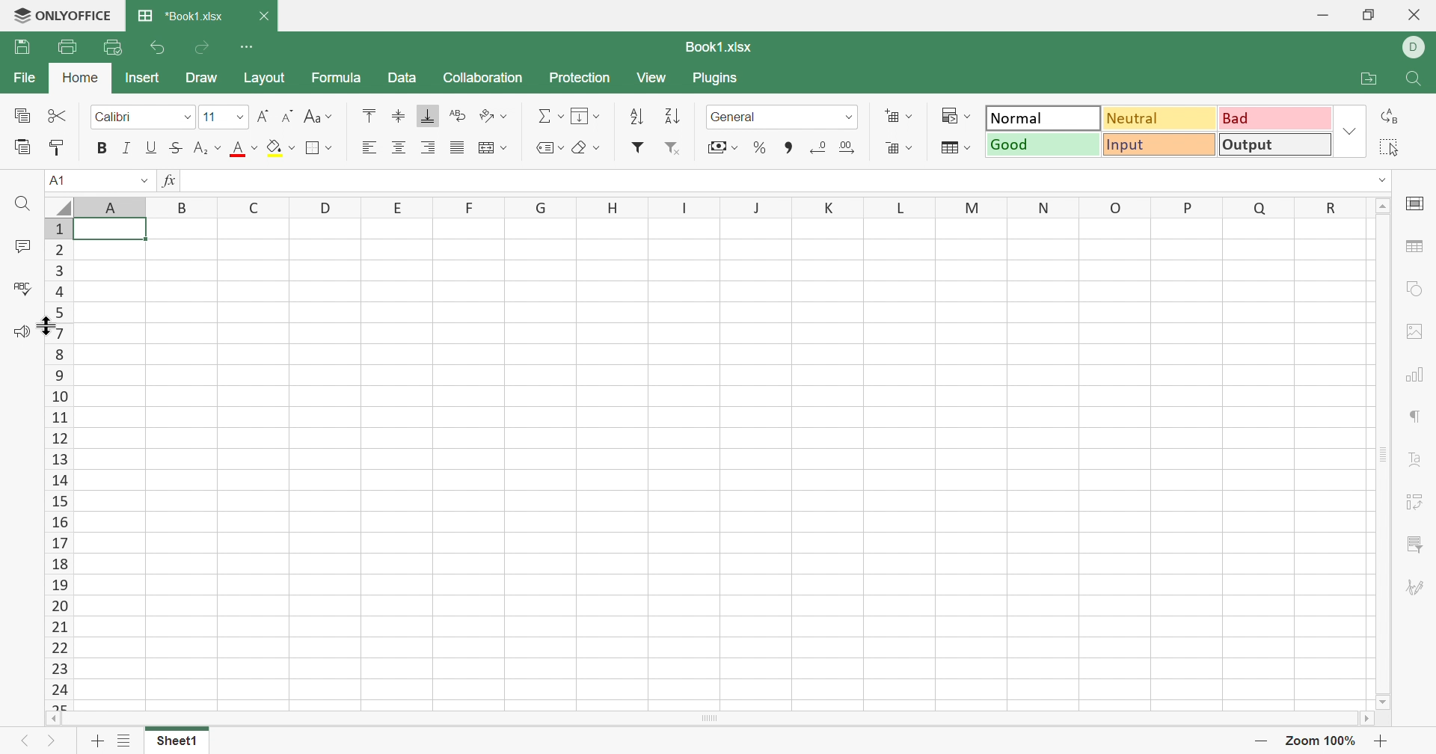 Image resolution: width=1436 pixels, height=754 pixels. Describe the element at coordinates (1368, 14) in the screenshot. I see `Restore Down` at that location.